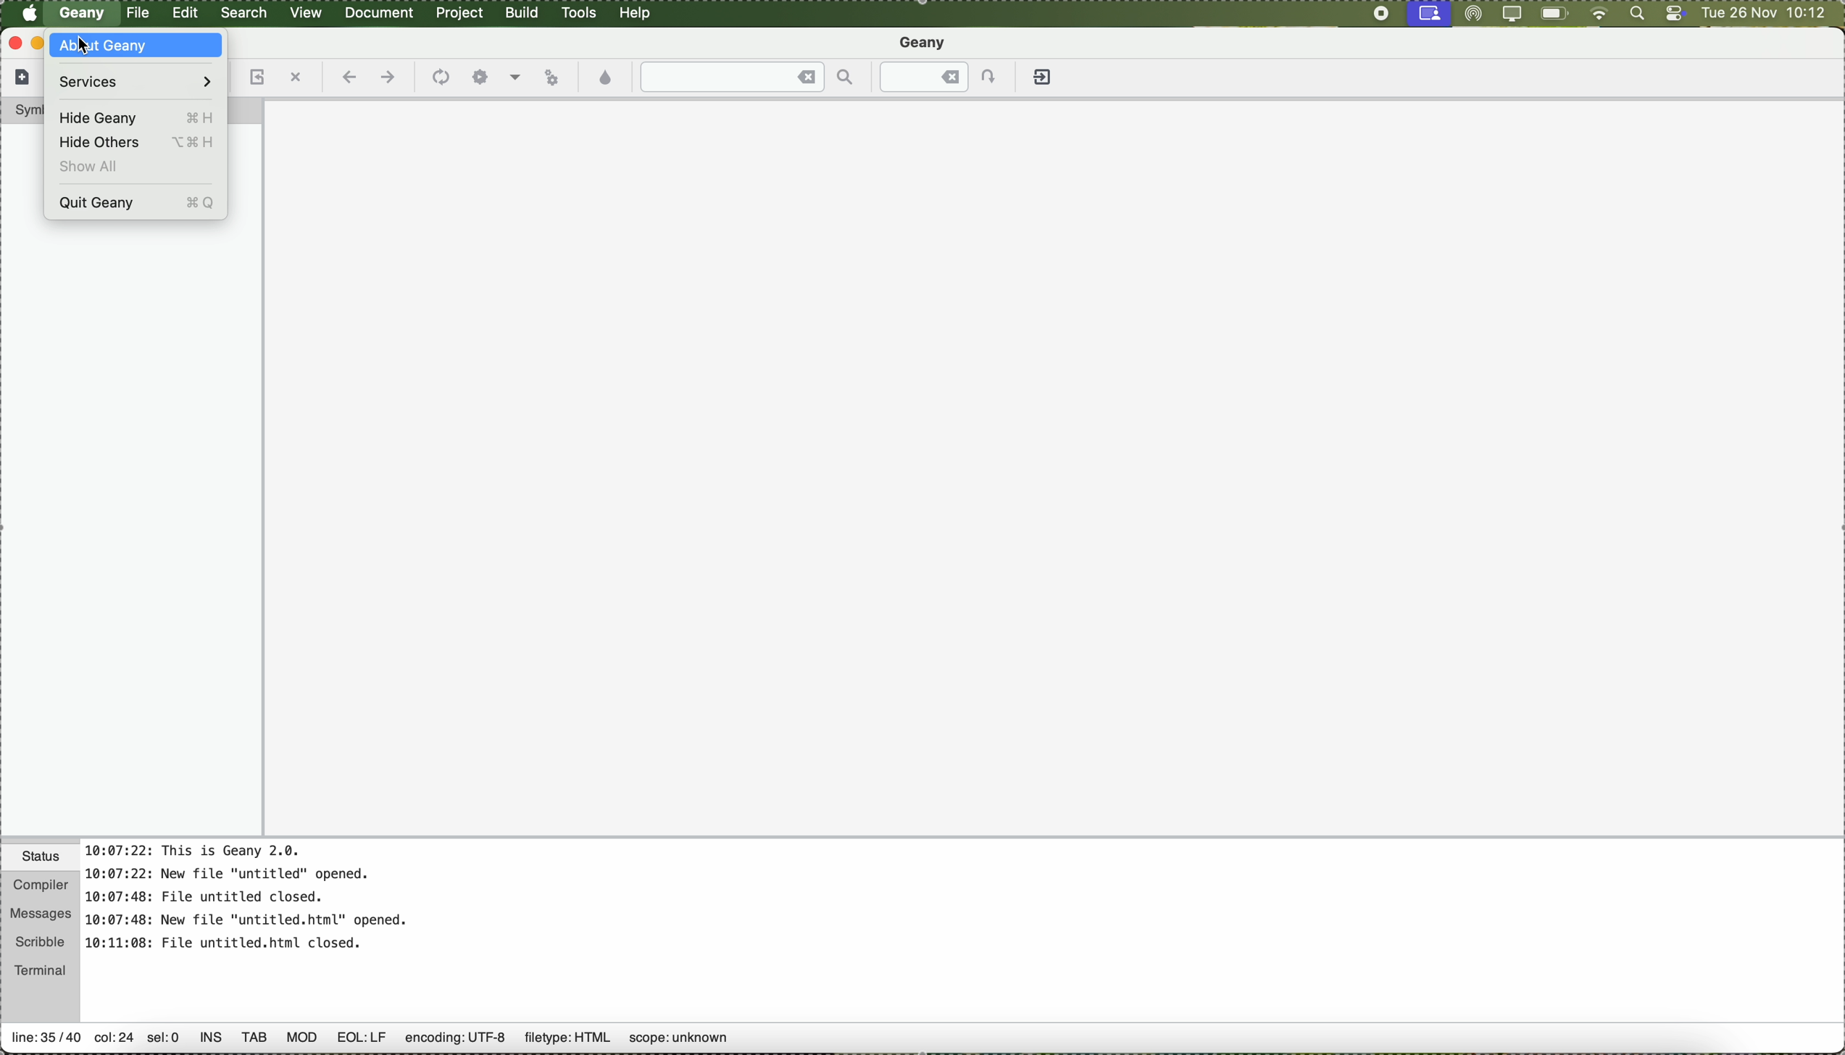 The image size is (1845, 1055). What do you see at coordinates (1509, 14) in the screenshot?
I see `screen` at bounding box center [1509, 14].